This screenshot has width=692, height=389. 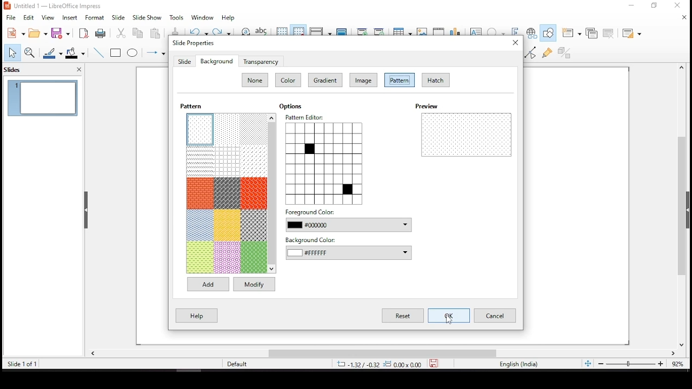 What do you see at coordinates (228, 161) in the screenshot?
I see `pattern` at bounding box center [228, 161].